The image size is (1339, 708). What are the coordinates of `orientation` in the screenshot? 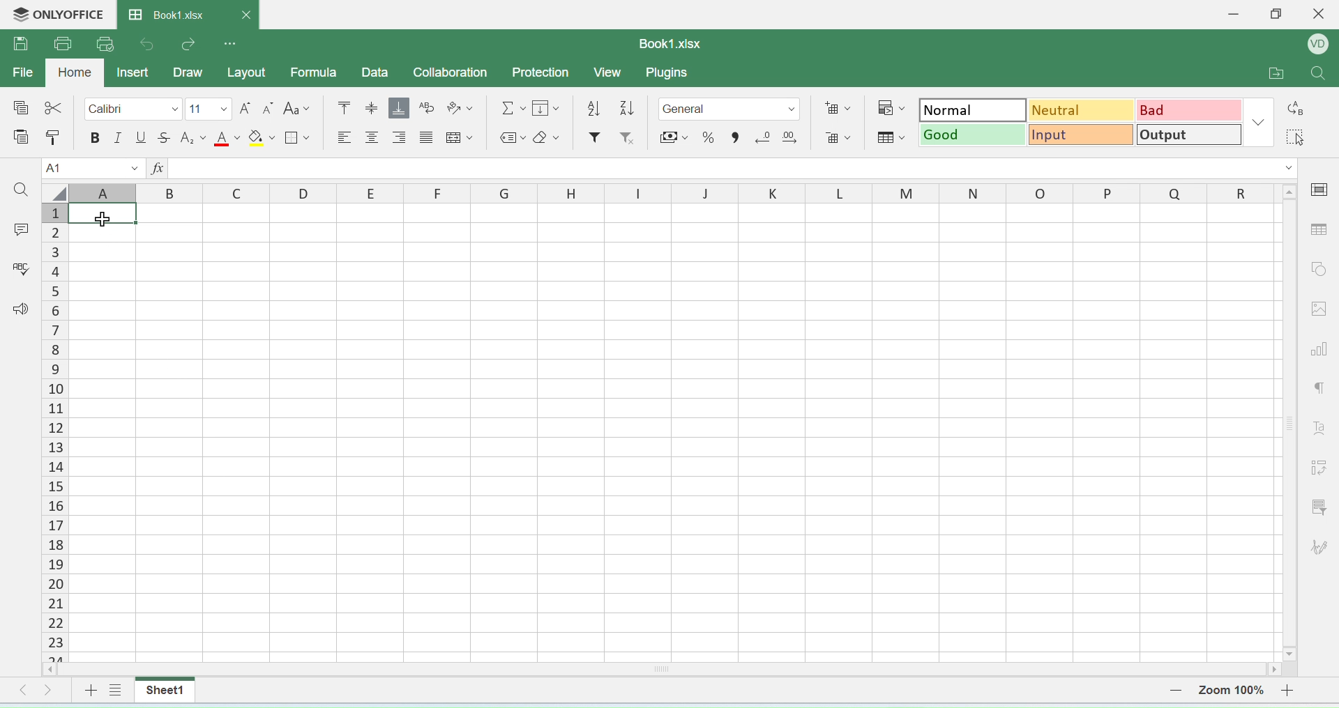 It's located at (460, 108).